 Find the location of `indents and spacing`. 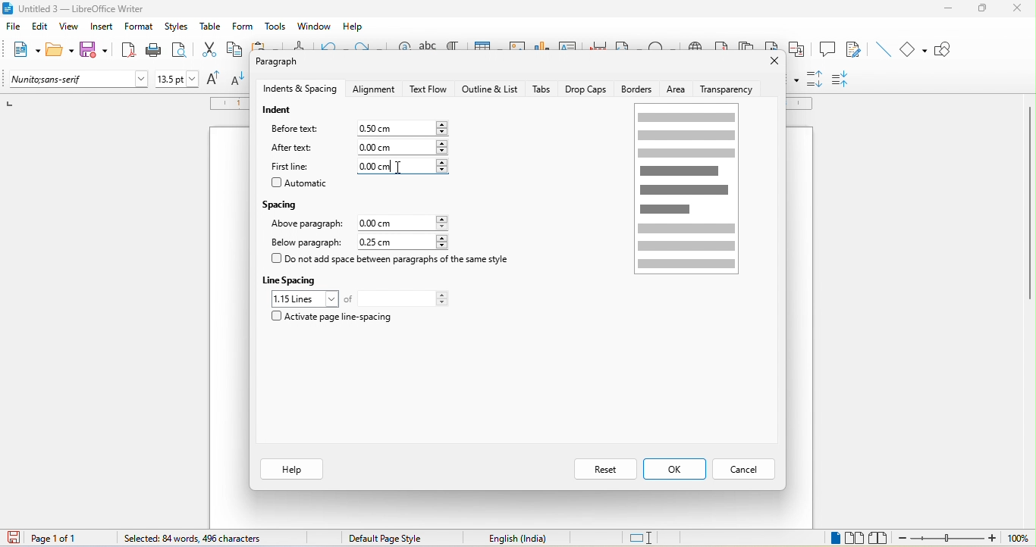

indents and spacing is located at coordinates (298, 89).